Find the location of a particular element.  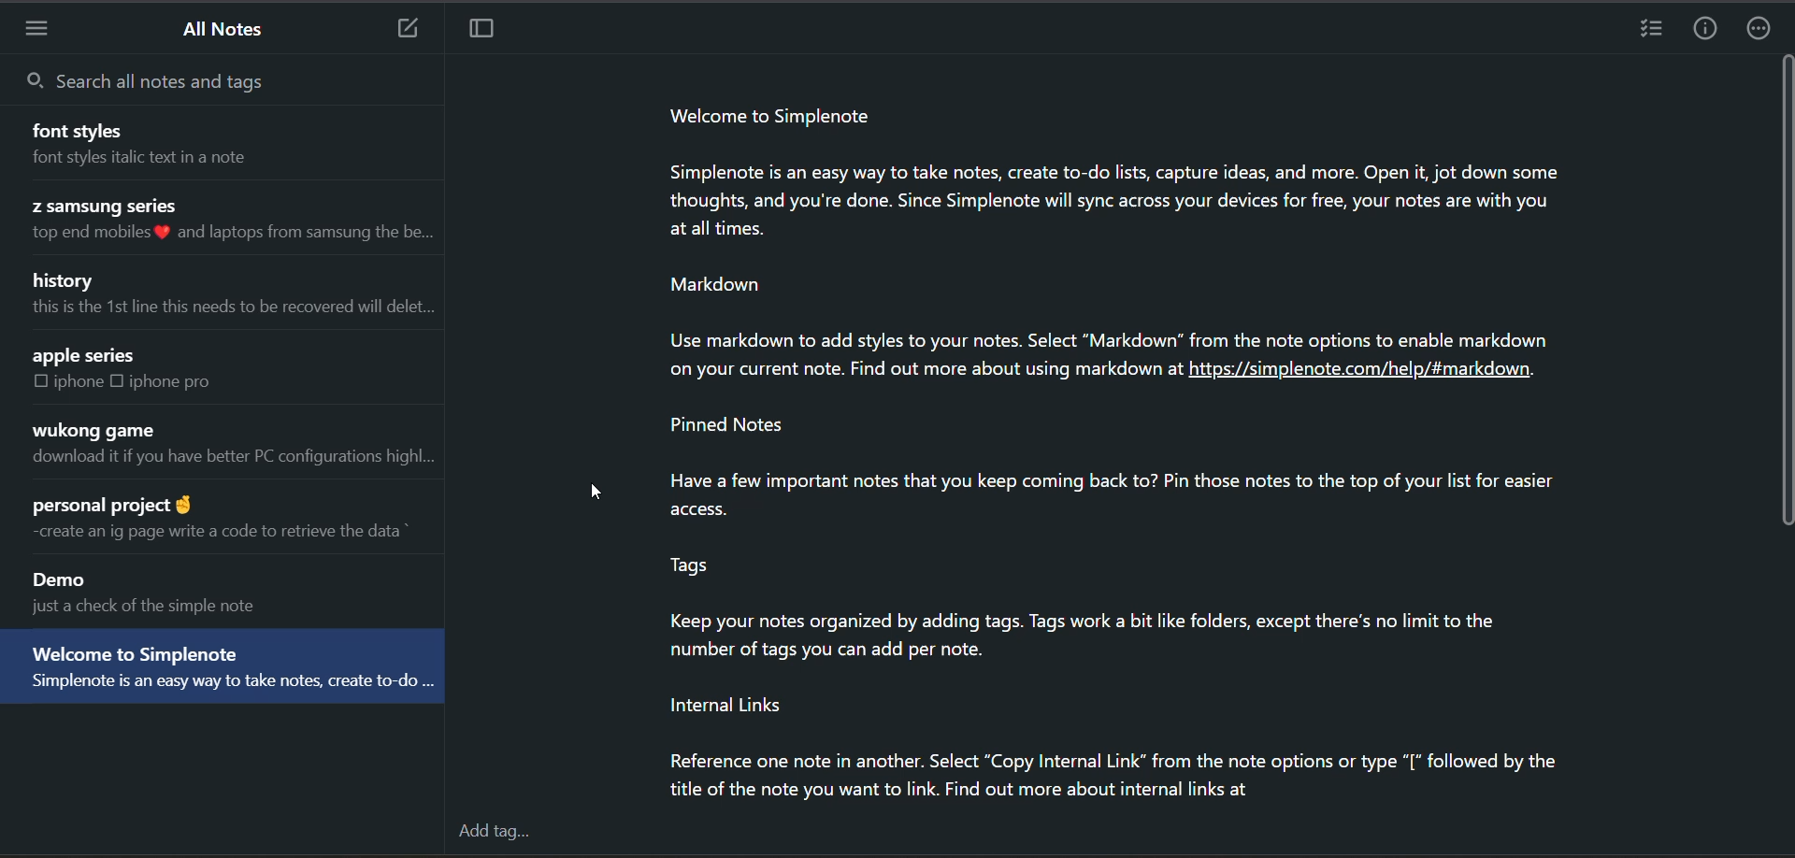

add tag is located at coordinates (496, 833).